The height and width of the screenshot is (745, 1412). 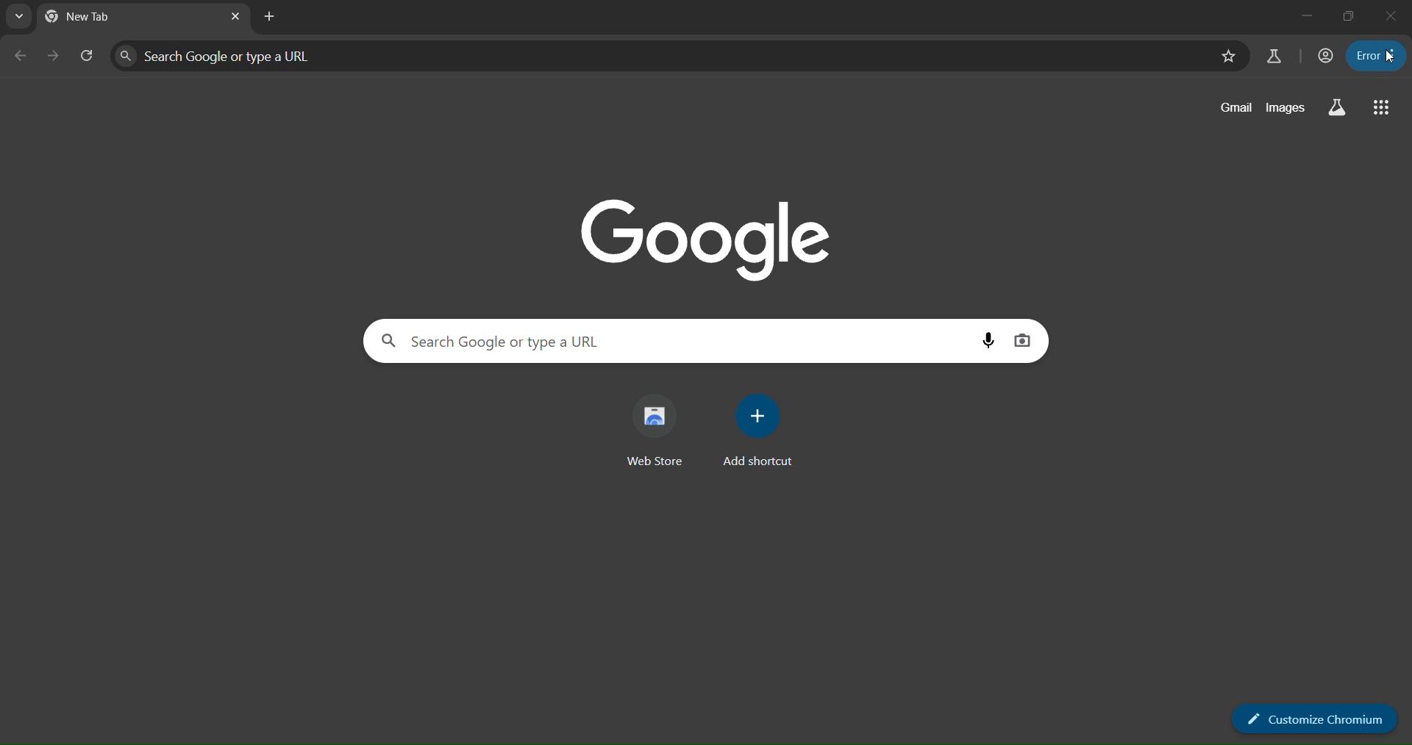 What do you see at coordinates (1228, 57) in the screenshot?
I see `bookmark page` at bounding box center [1228, 57].